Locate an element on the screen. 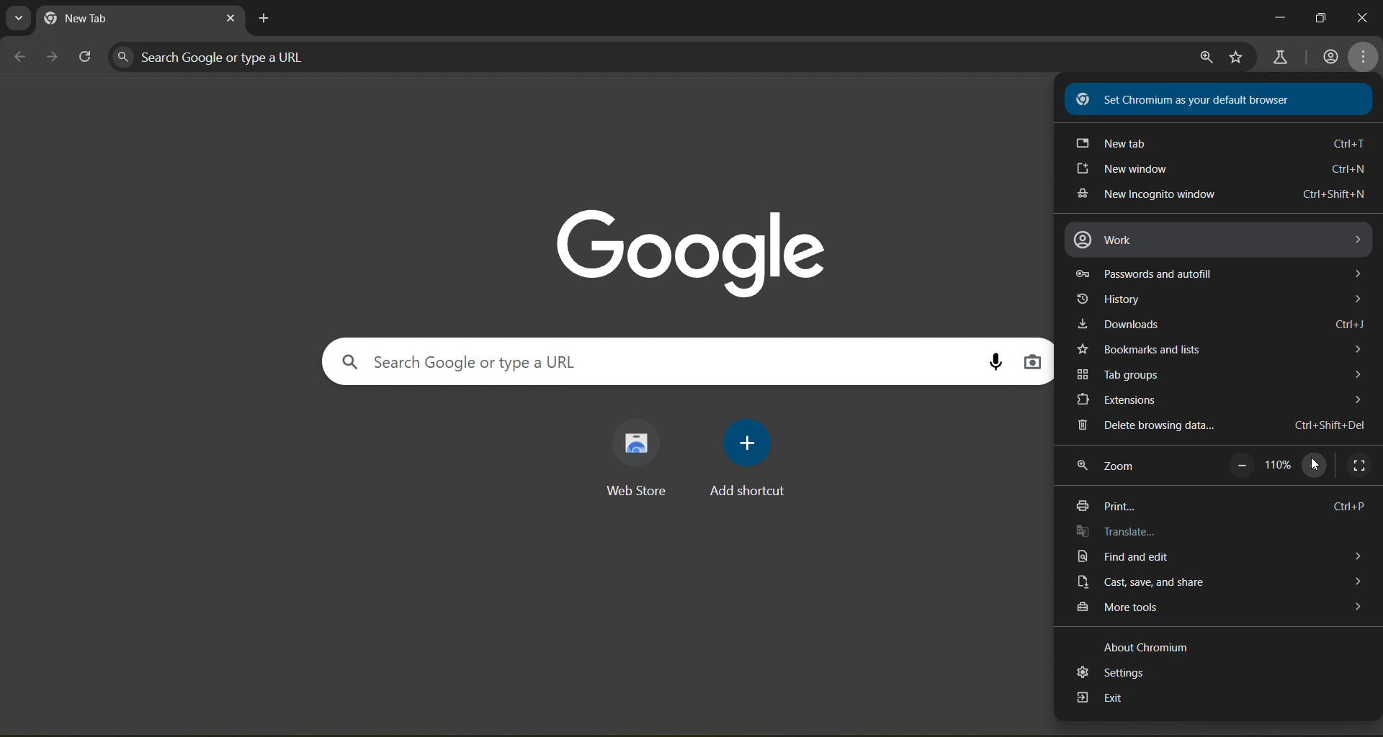  search is located at coordinates (1203, 58).